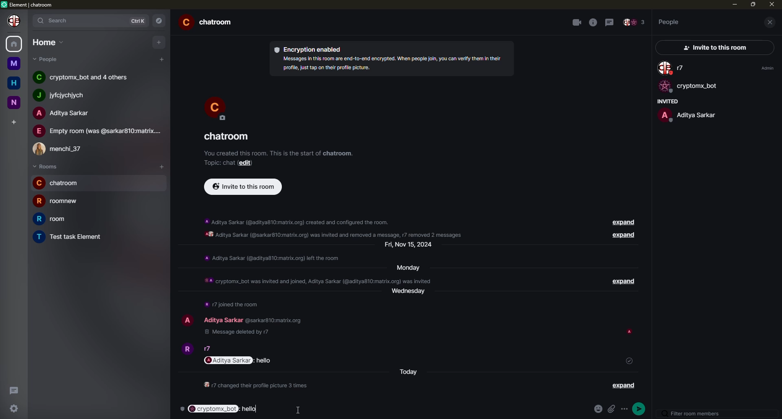 The image size is (782, 419). Describe the element at coordinates (15, 83) in the screenshot. I see `home` at that location.